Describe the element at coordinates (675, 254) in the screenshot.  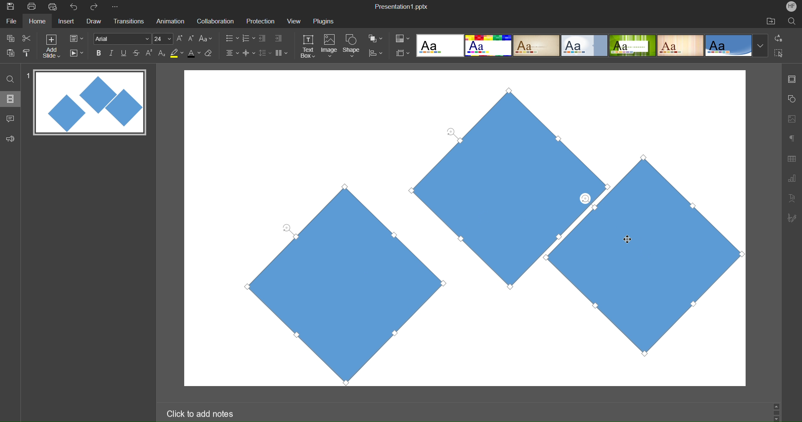
I see `Shape 3 Selected` at that location.